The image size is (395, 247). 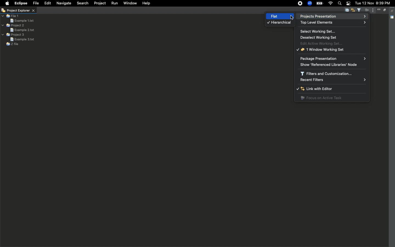 I want to click on Recording, so click(x=300, y=4).